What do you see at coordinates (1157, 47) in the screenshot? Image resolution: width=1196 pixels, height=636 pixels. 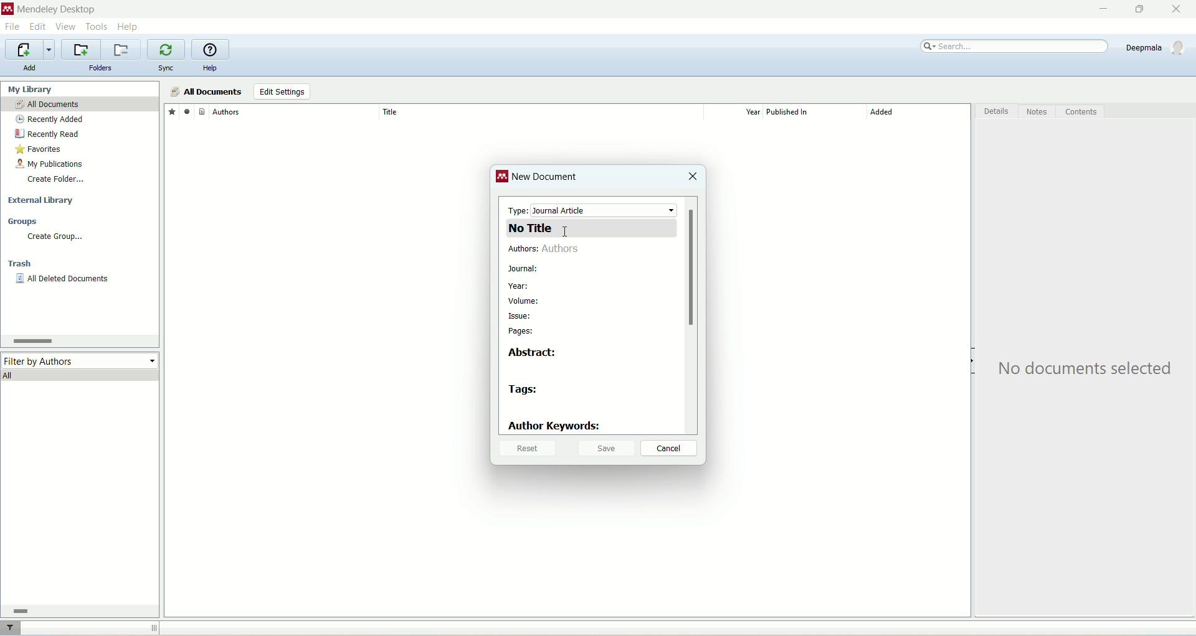 I see `account` at bounding box center [1157, 47].